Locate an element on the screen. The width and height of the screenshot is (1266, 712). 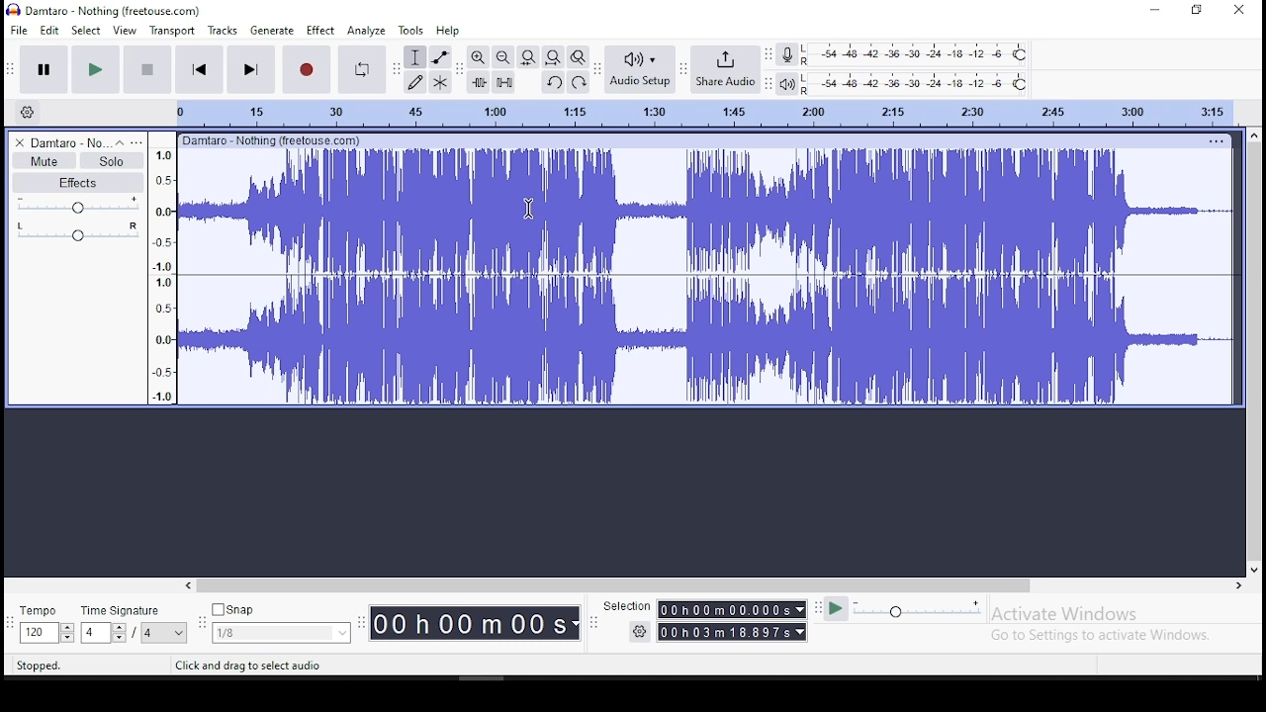
snap is located at coordinates (280, 621).